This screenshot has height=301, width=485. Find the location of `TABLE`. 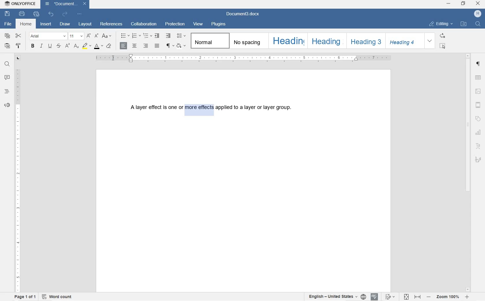

TABLE is located at coordinates (478, 78).